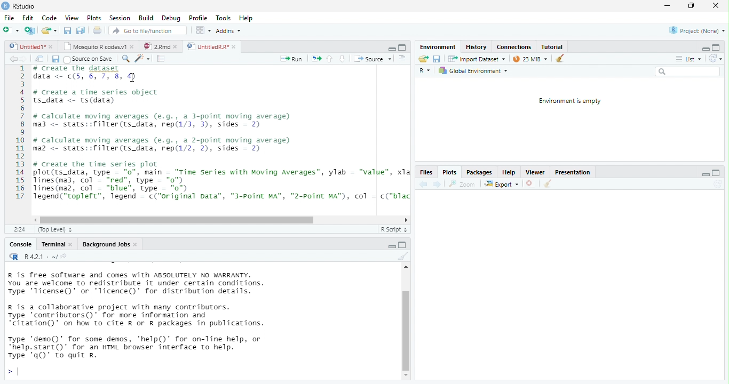 This screenshot has width=729, height=384. I want to click on 2:24, so click(20, 230).